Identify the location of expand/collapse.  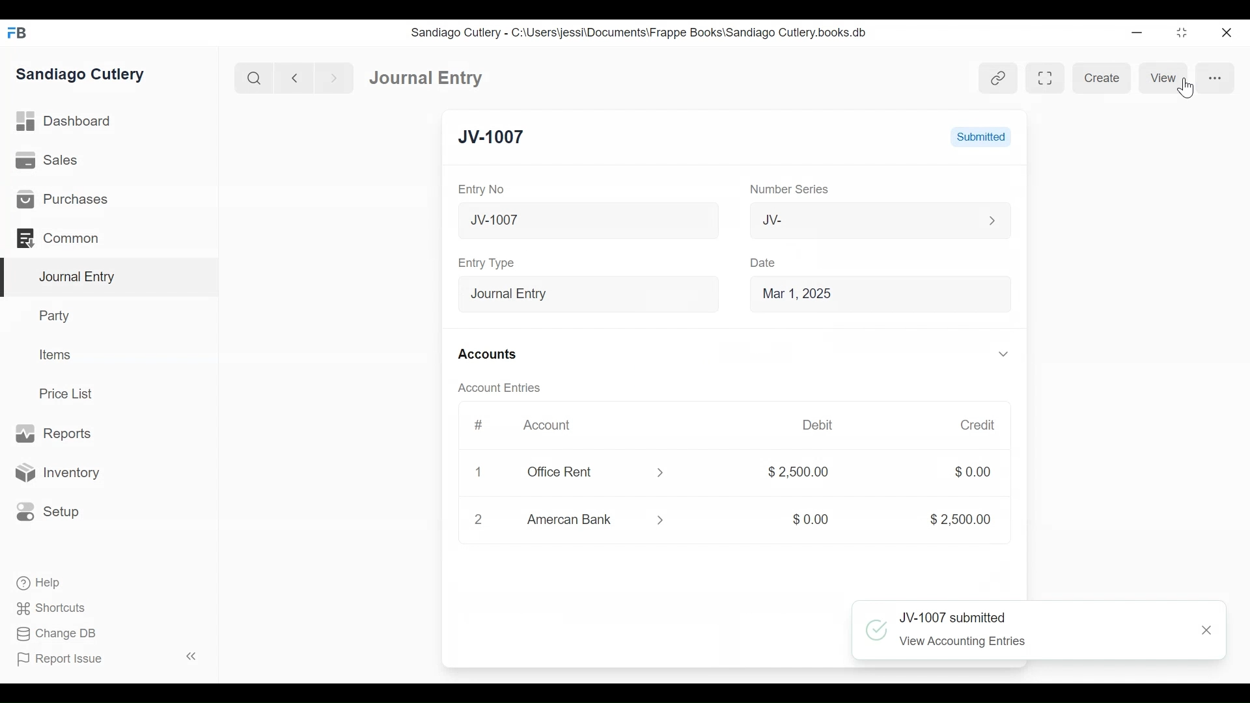
(993, 353).